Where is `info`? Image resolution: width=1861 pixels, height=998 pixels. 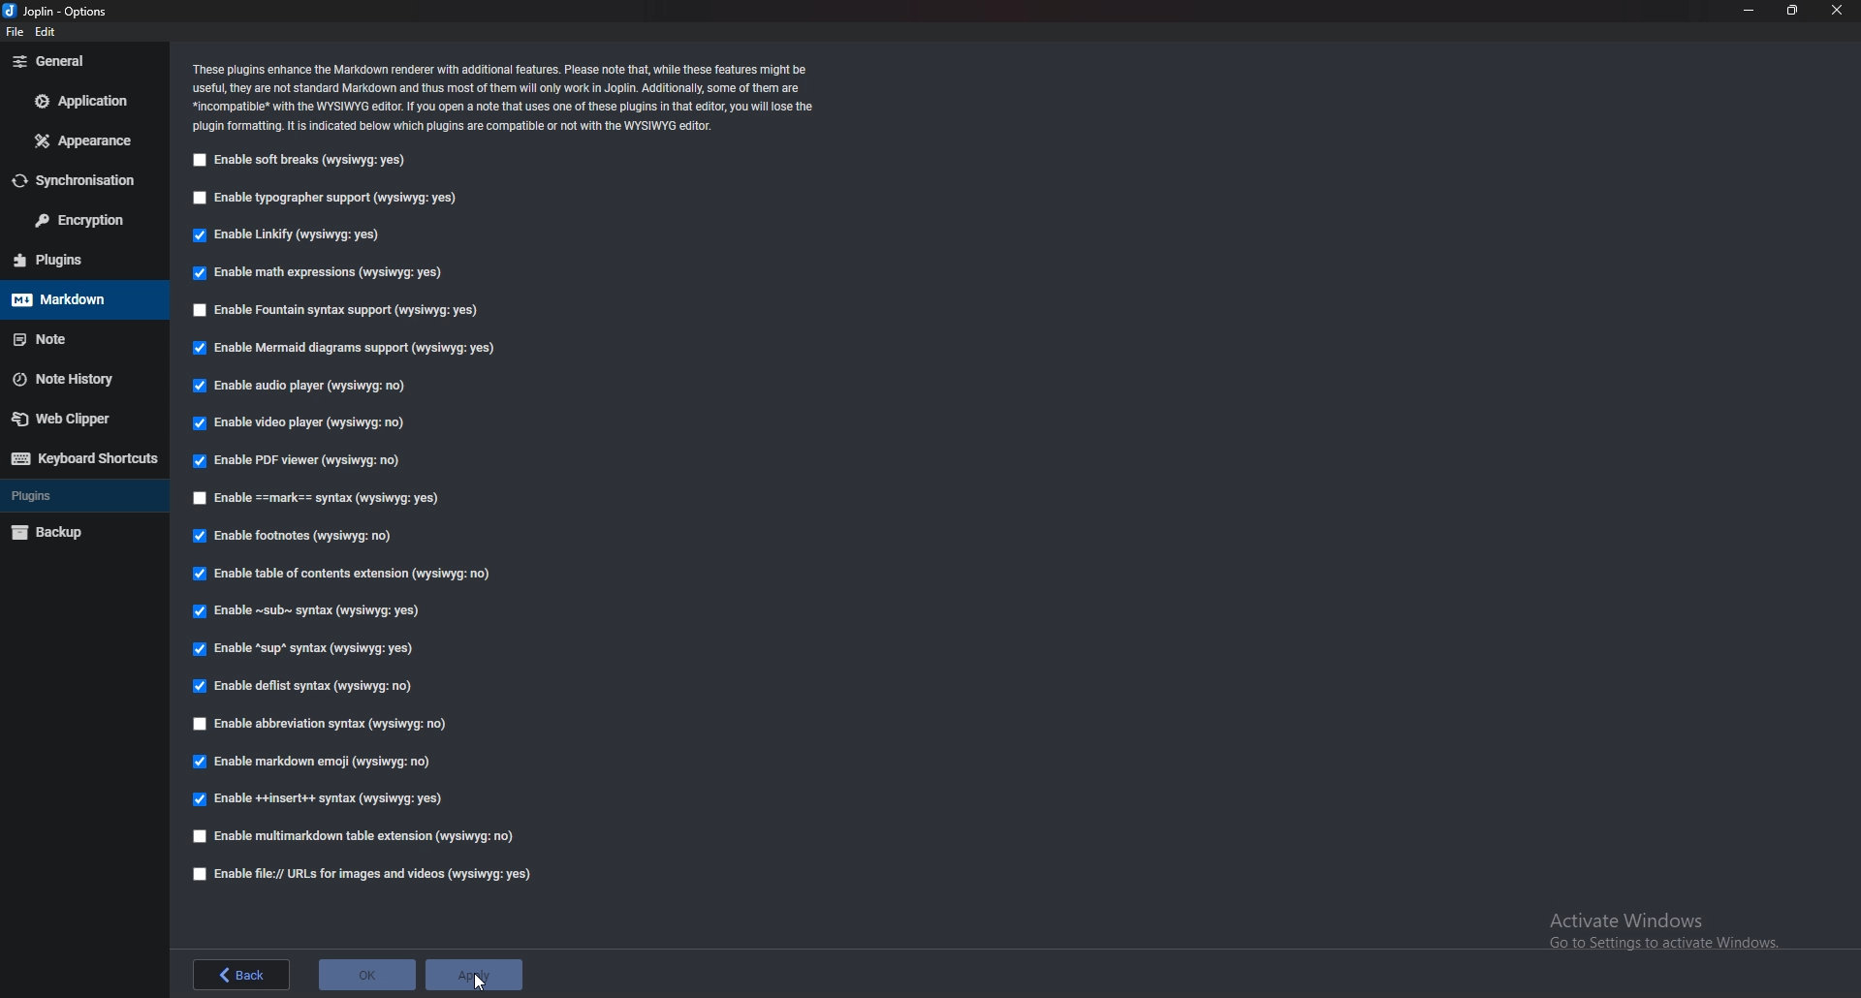
info is located at coordinates (508, 95).